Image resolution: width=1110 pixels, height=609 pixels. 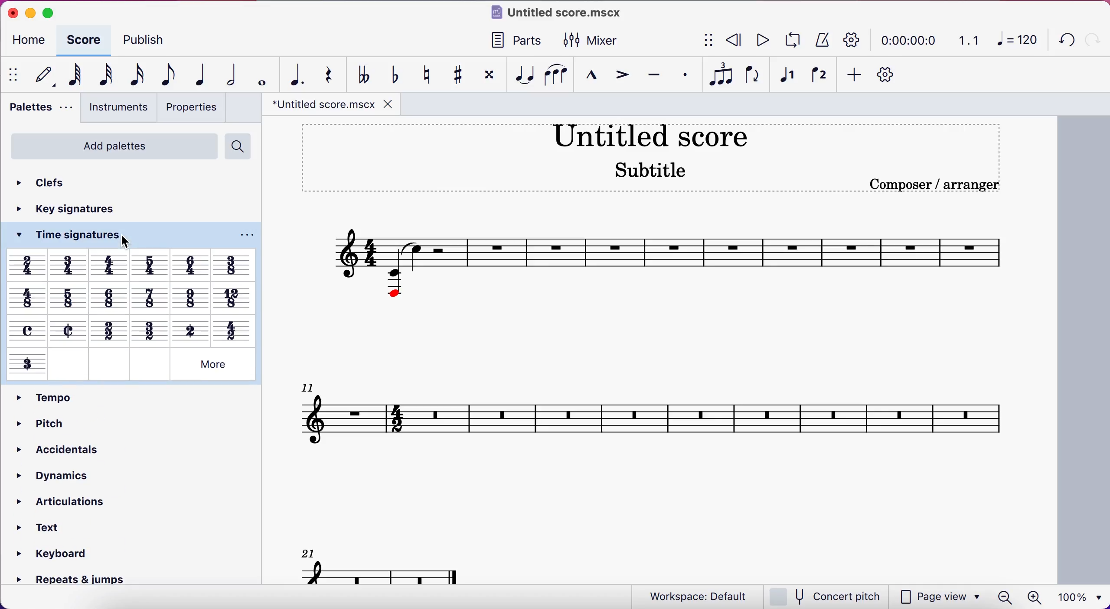 What do you see at coordinates (333, 105) in the screenshot?
I see `untitled score.mscx` at bounding box center [333, 105].